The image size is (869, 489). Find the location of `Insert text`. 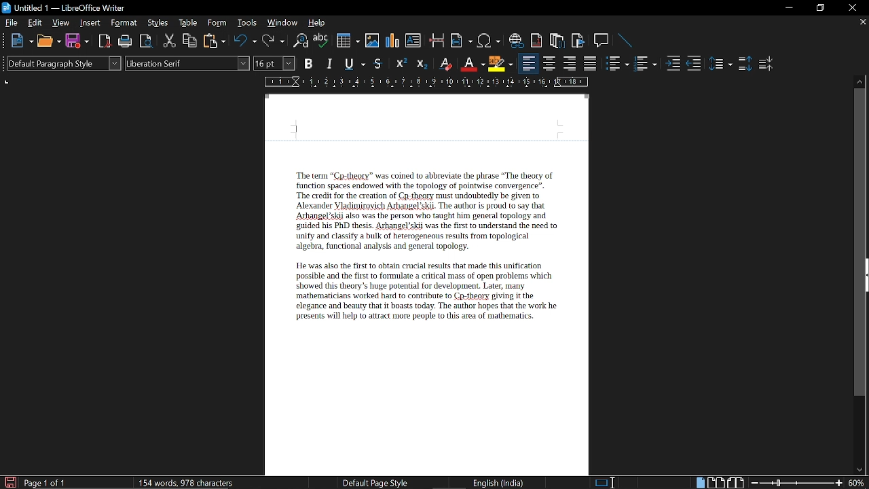

Insert text is located at coordinates (413, 40).